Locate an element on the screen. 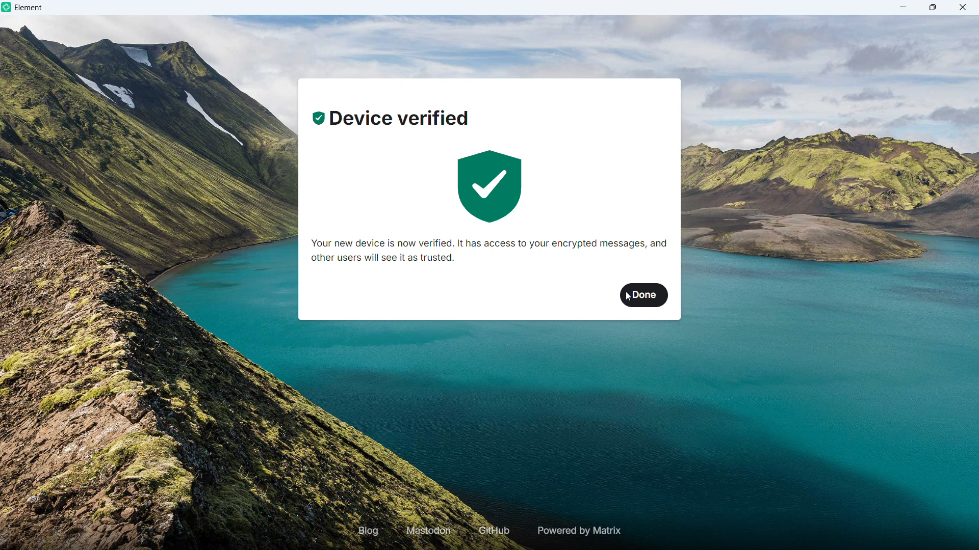  minimize is located at coordinates (904, 7).